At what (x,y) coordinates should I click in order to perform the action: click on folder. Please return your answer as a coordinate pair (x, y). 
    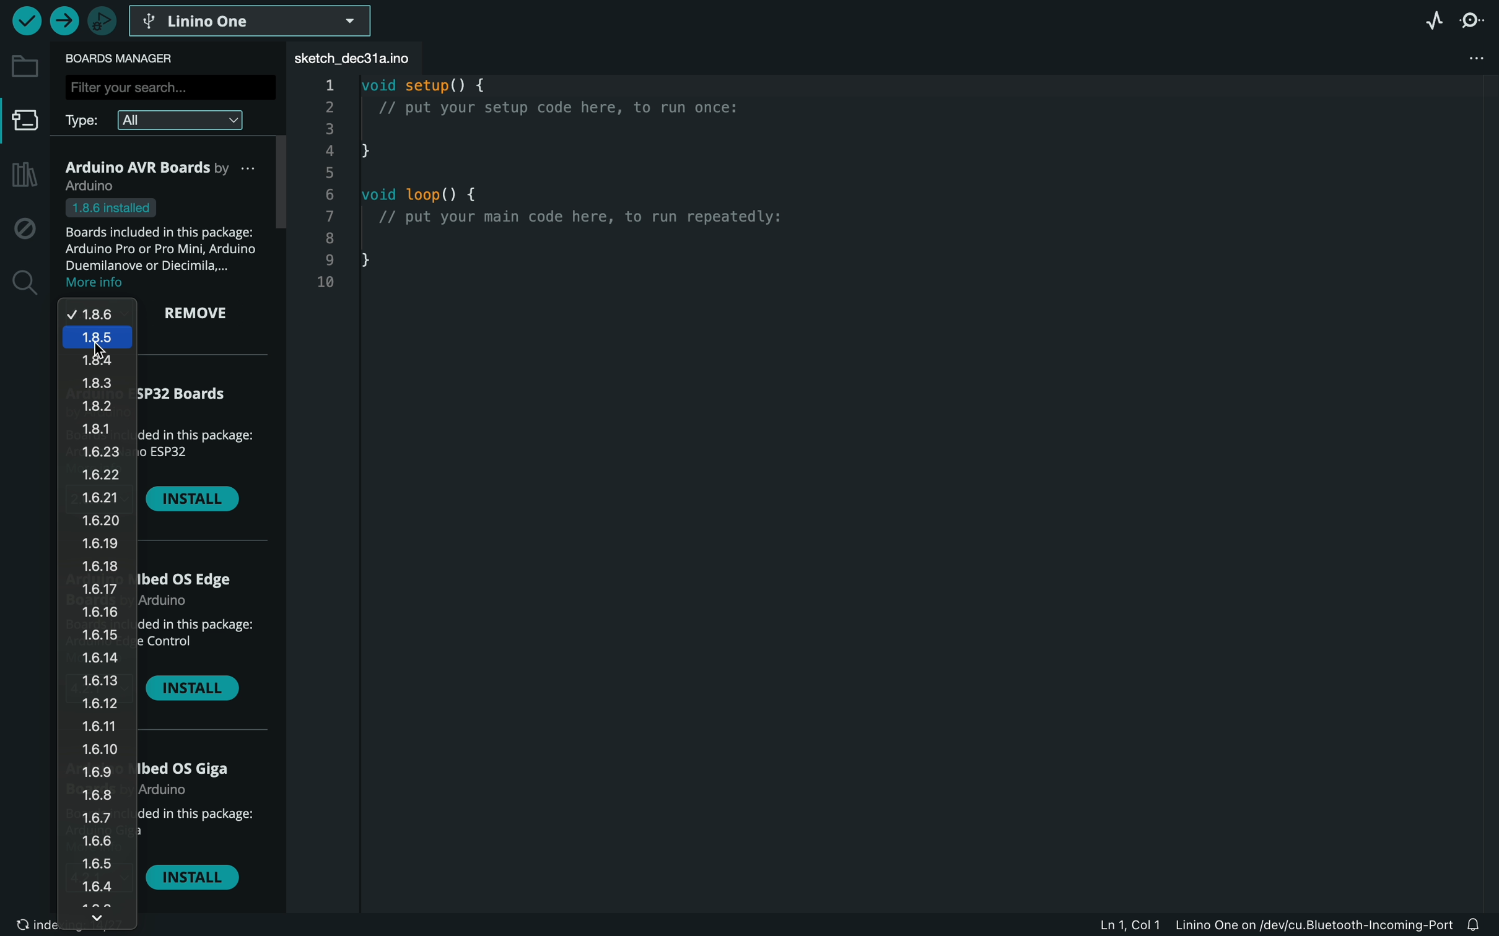
    Looking at the image, I should click on (25, 66).